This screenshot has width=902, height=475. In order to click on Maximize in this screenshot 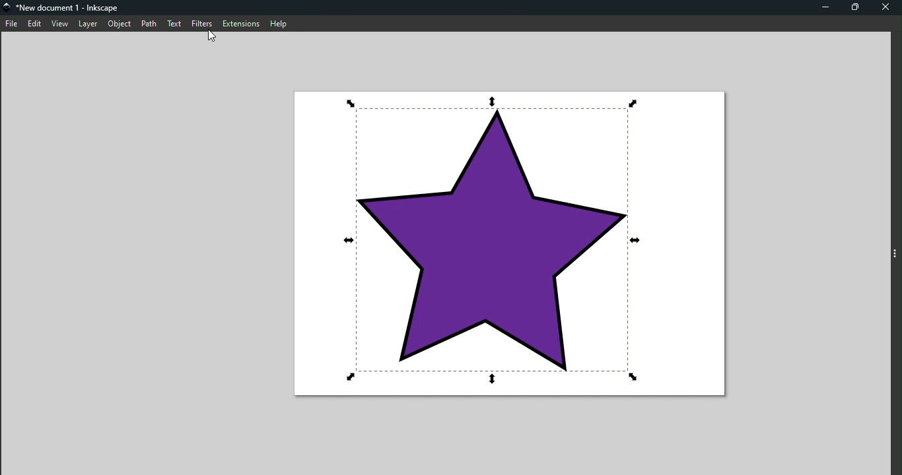, I will do `click(854, 9)`.